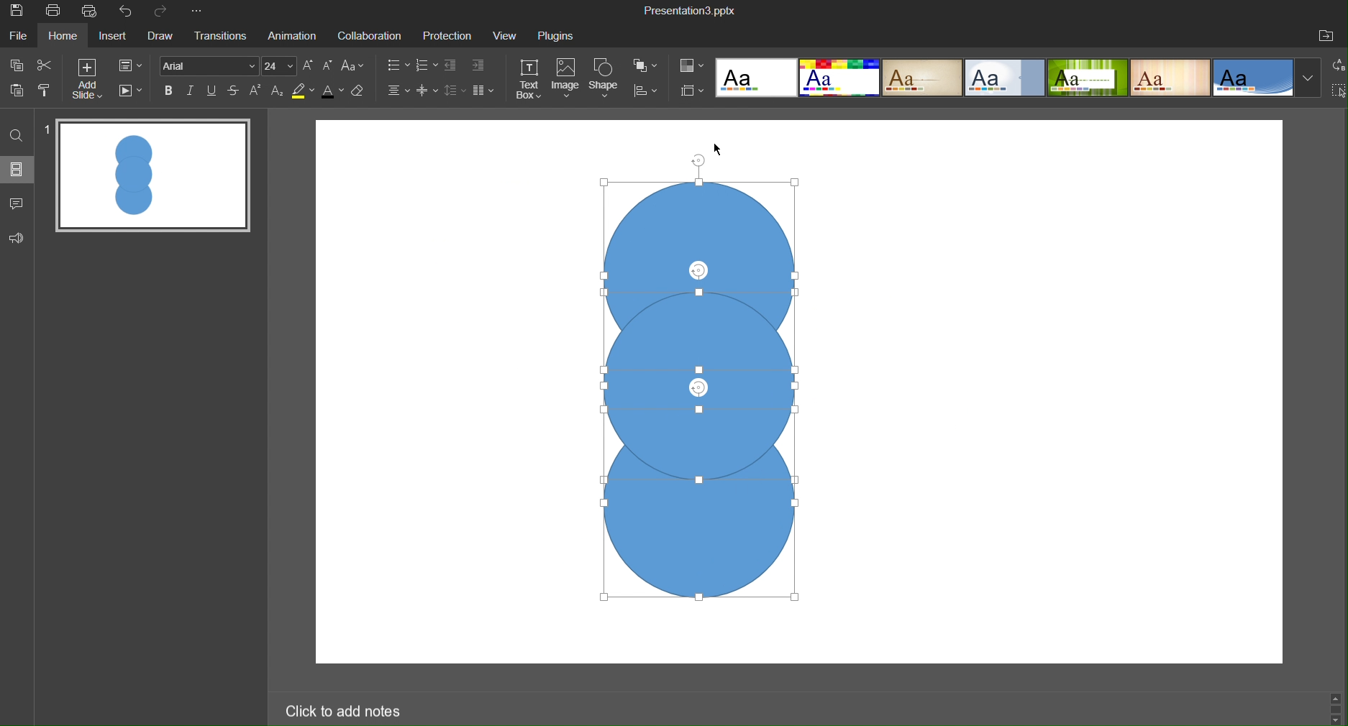 Image resolution: width=1348 pixels, height=726 pixels. Describe the element at coordinates (332, 93) in the screenshot. I see `Text Color` at that location.